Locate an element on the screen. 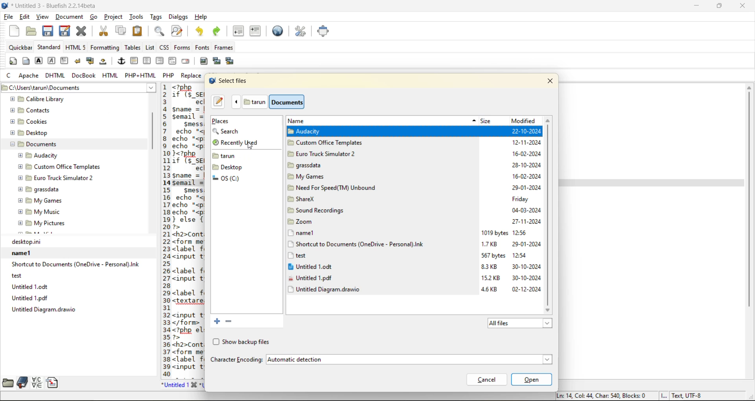 Image resolution: width=755 pixels, height=401 pixels. line number is located at coordinates (164, 230).